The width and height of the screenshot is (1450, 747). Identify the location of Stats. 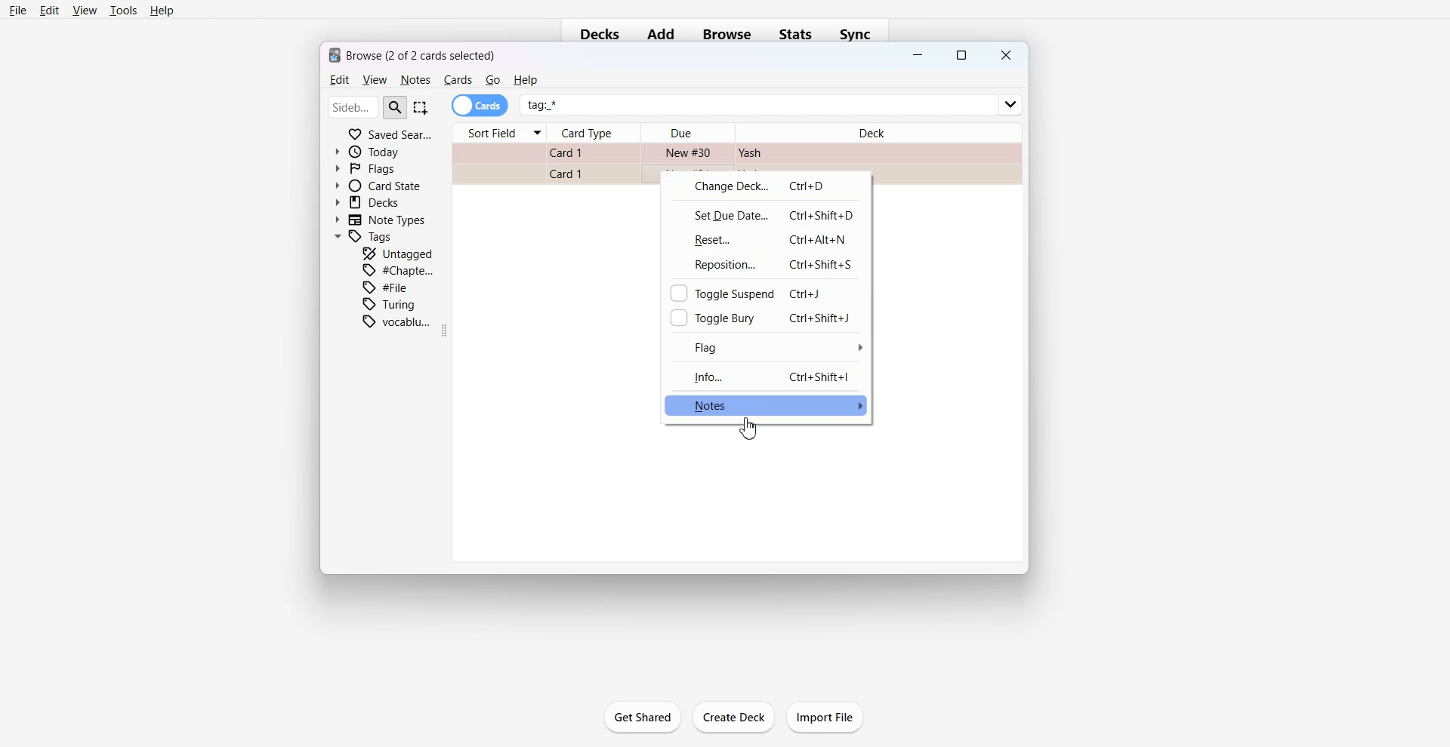
(797, 34).